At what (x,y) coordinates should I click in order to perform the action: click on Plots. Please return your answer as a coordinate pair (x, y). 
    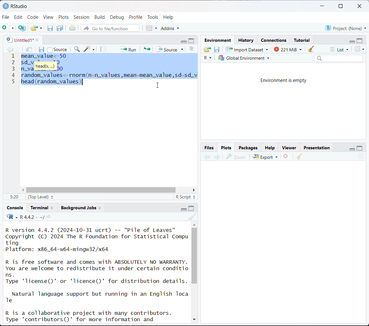
    Looking at the image, I should click on (64, 17).